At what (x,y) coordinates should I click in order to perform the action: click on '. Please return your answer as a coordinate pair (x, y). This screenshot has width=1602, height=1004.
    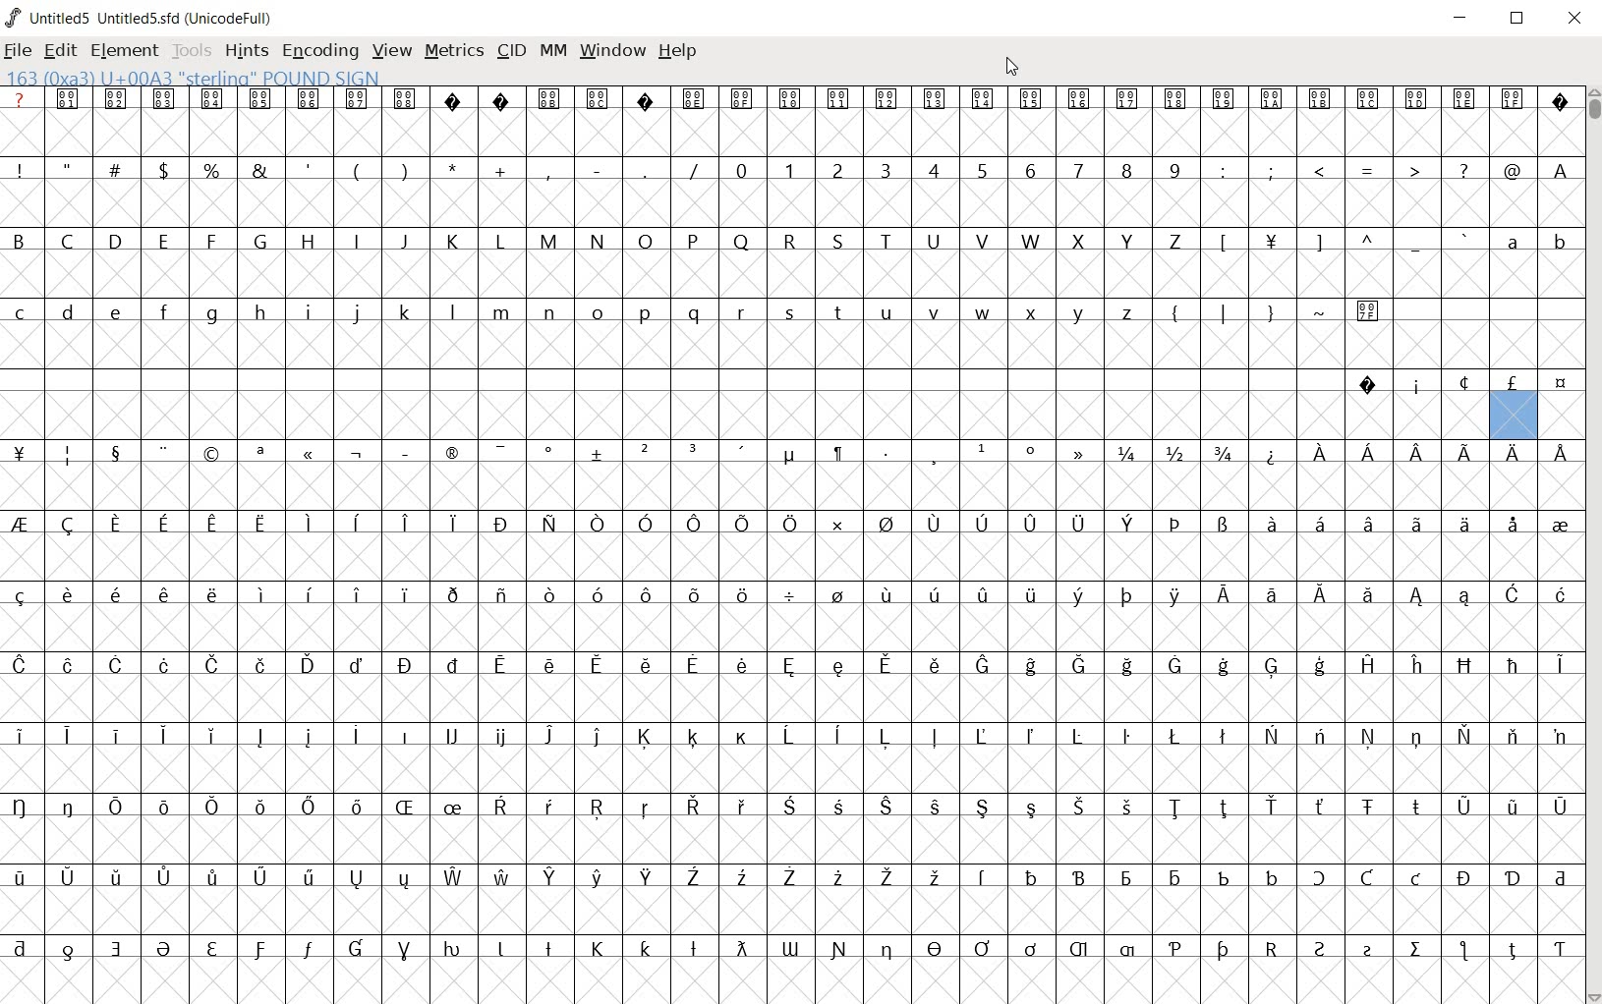
    Looking at the image, I should click on (310, 171).